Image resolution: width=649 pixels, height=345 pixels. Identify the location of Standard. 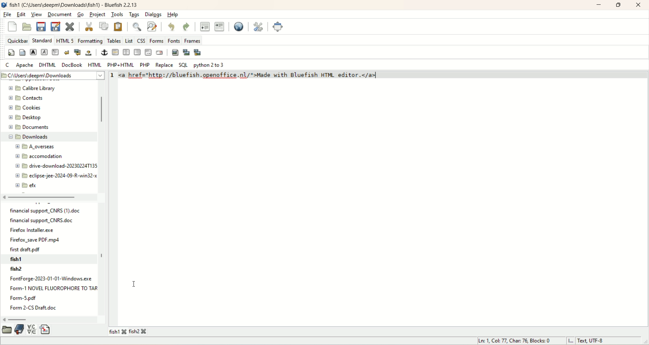
(42, 40).